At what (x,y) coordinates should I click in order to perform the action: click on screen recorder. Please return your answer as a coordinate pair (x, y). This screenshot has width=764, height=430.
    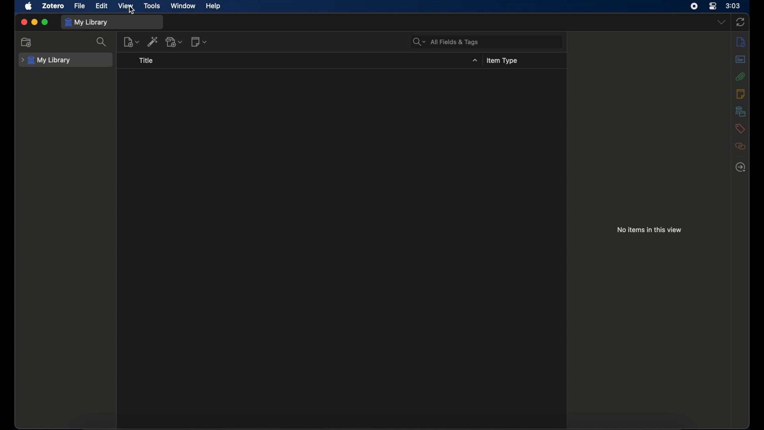
    Looking at the image, I should click on (694, 6).